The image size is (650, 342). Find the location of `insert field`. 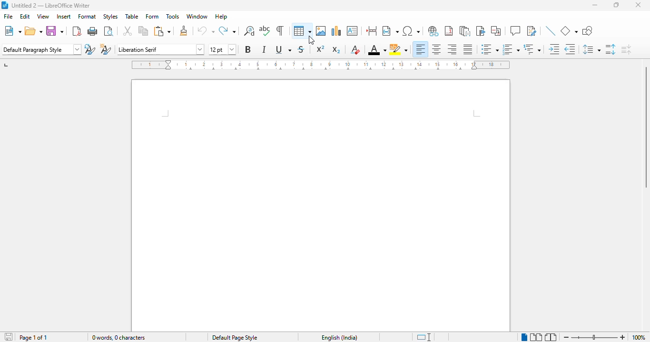

insert field is located at coordinates (390, 30).